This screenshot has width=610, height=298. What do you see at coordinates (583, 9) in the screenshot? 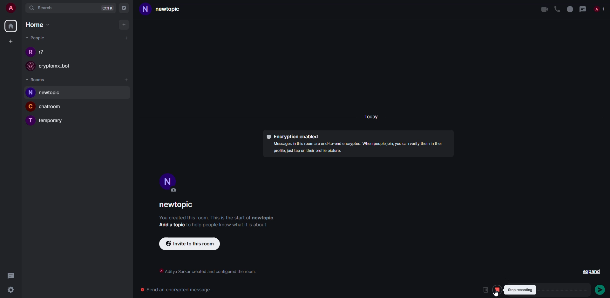
I see `threads` at bounding box center [583, 9].